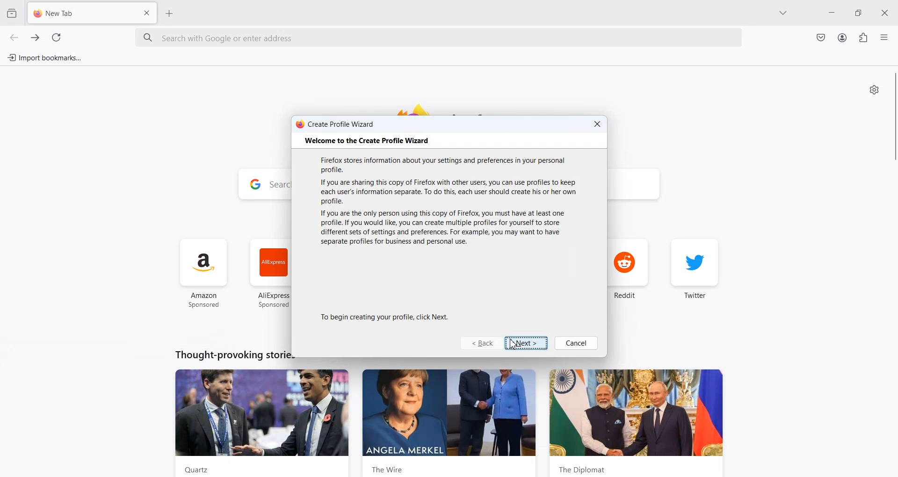 The width and height of the screenshot is (898, 477). I want to click on Save to Pocket, so click(820, 37).